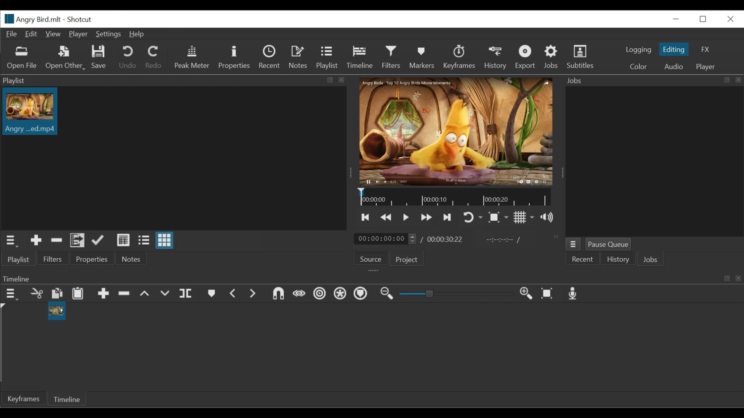 The height and width of the screenshot is (418, 744). What do you see at coordinates (65, 58) in the screenshot?
I see `Open Other` at bounding box center [65, 58].